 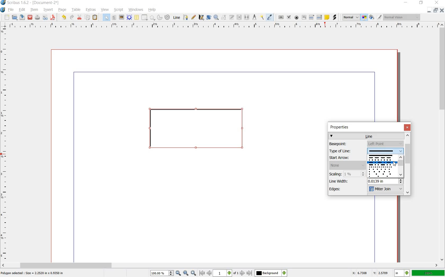 What do you see at coordinates (162, 273) in the screenshot?
I see `100.00%` at bounding box center [162, 273].